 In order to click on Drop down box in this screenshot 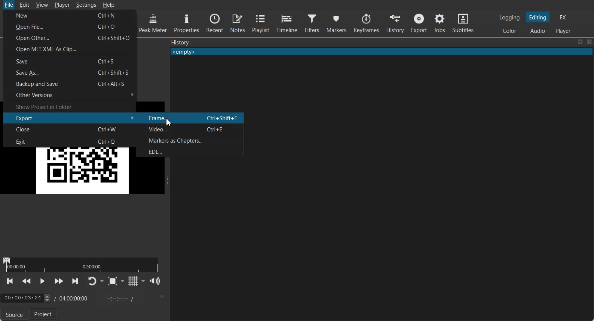, I will do `click(102, 281)`.